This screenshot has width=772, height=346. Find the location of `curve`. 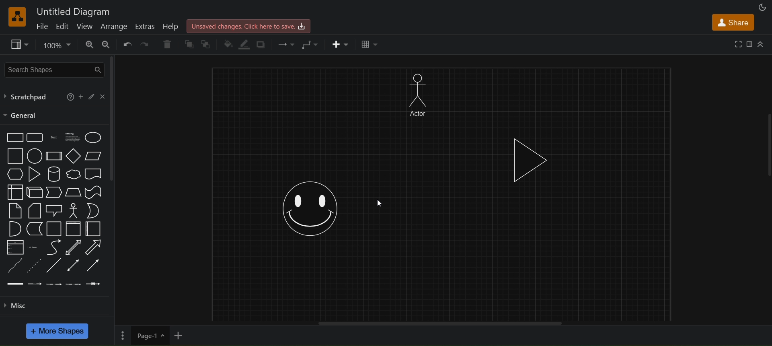

curve is located at coordinates (53, 247).